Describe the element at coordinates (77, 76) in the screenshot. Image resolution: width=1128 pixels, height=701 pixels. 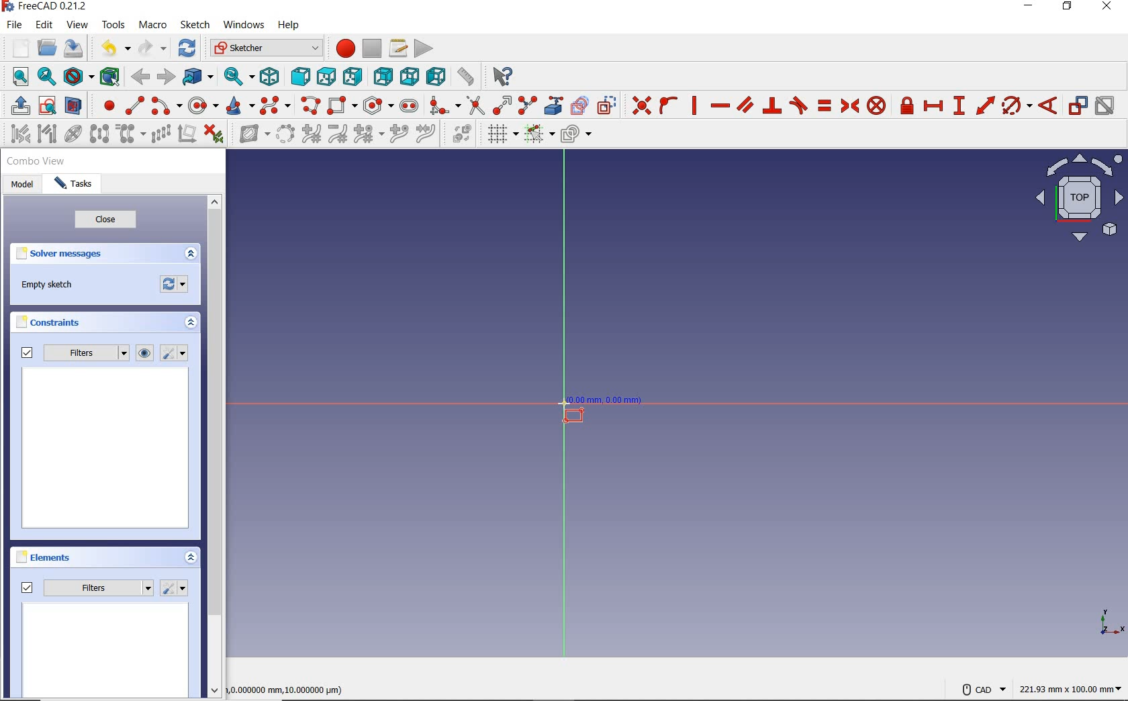
I see `draw style` at that location.